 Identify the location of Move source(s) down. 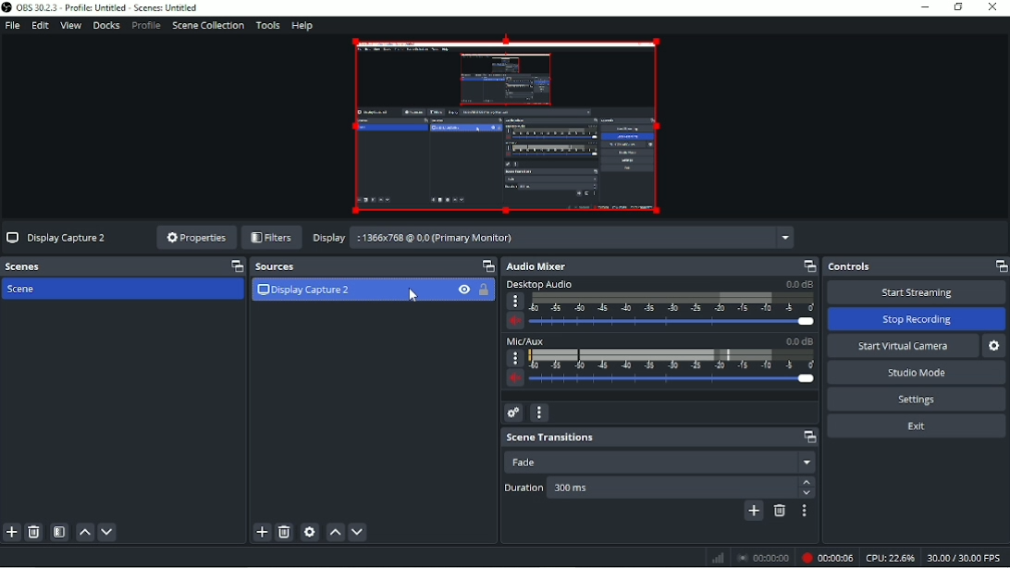
(358, 533).